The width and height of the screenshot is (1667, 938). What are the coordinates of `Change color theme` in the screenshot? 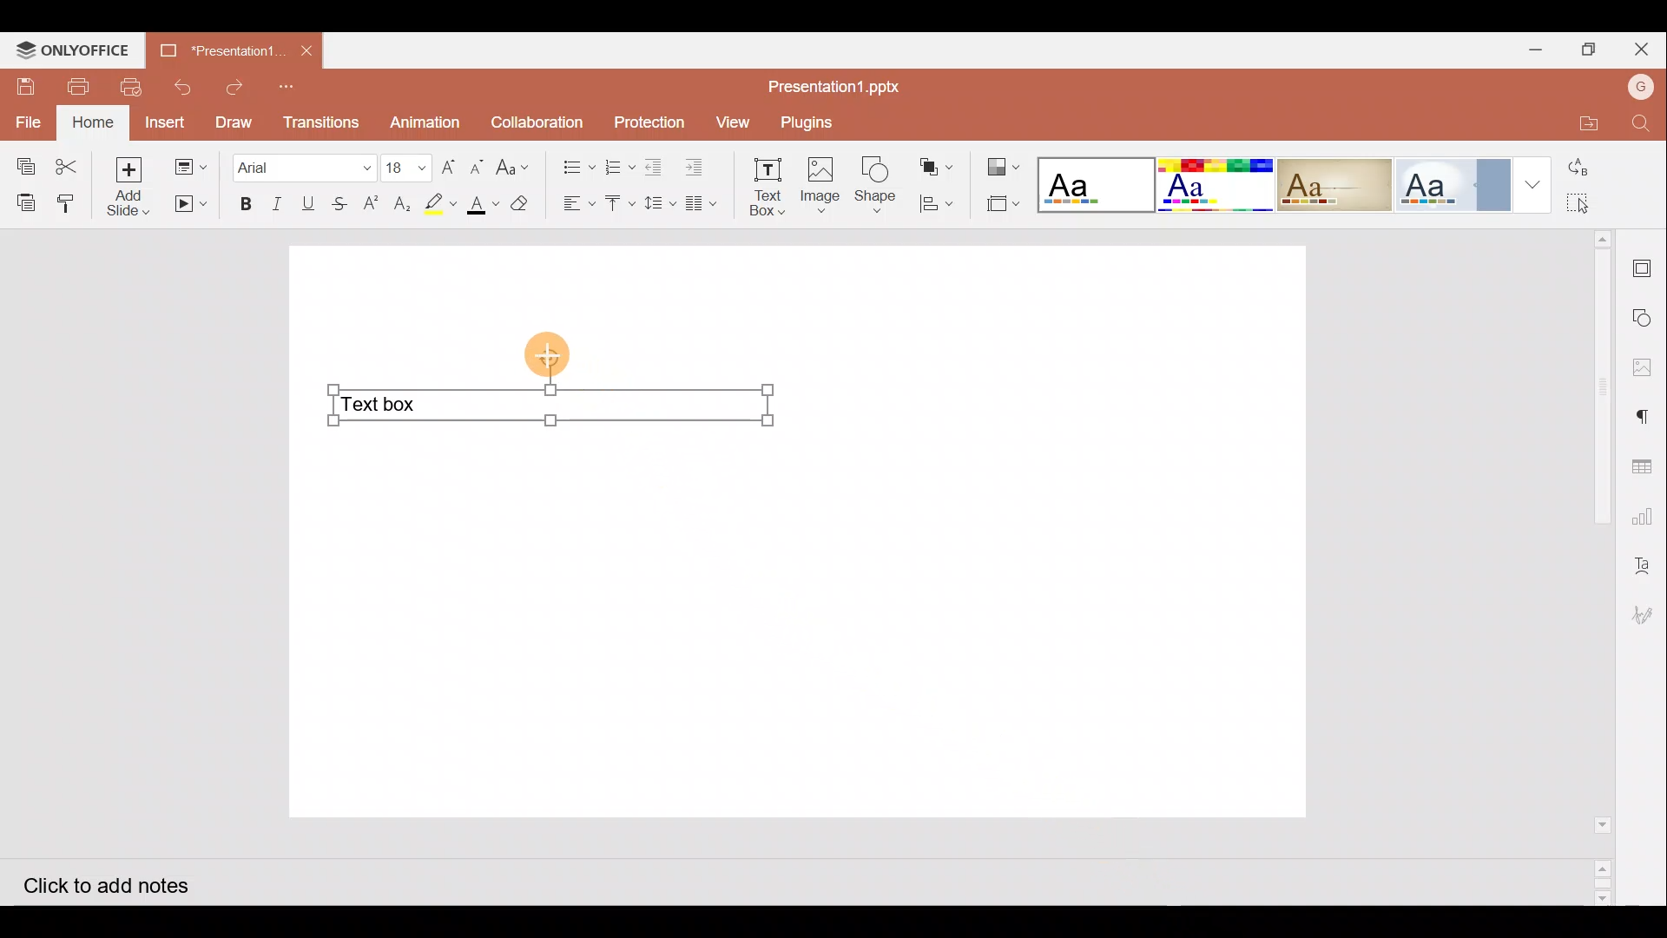 It's located at (1002, 166).